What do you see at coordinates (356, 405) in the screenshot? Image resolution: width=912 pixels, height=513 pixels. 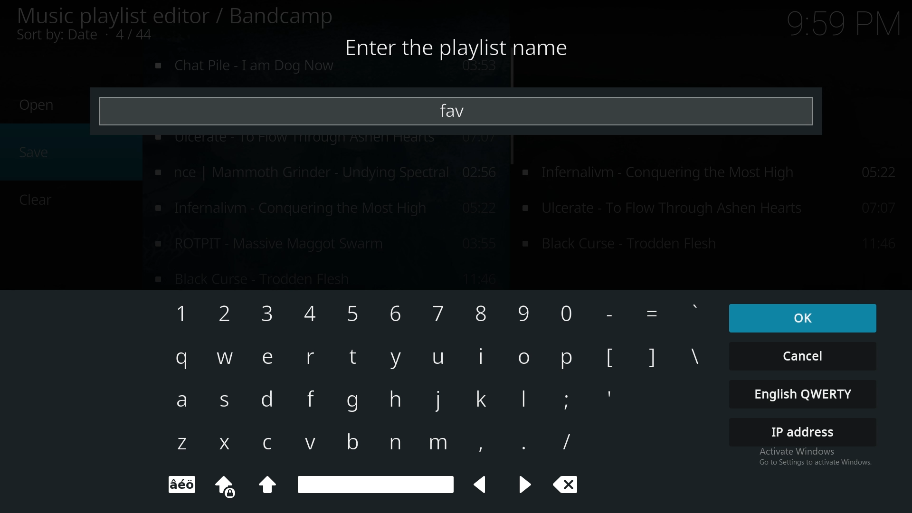 I see `keyboard input` at bounding box center [356, 405].